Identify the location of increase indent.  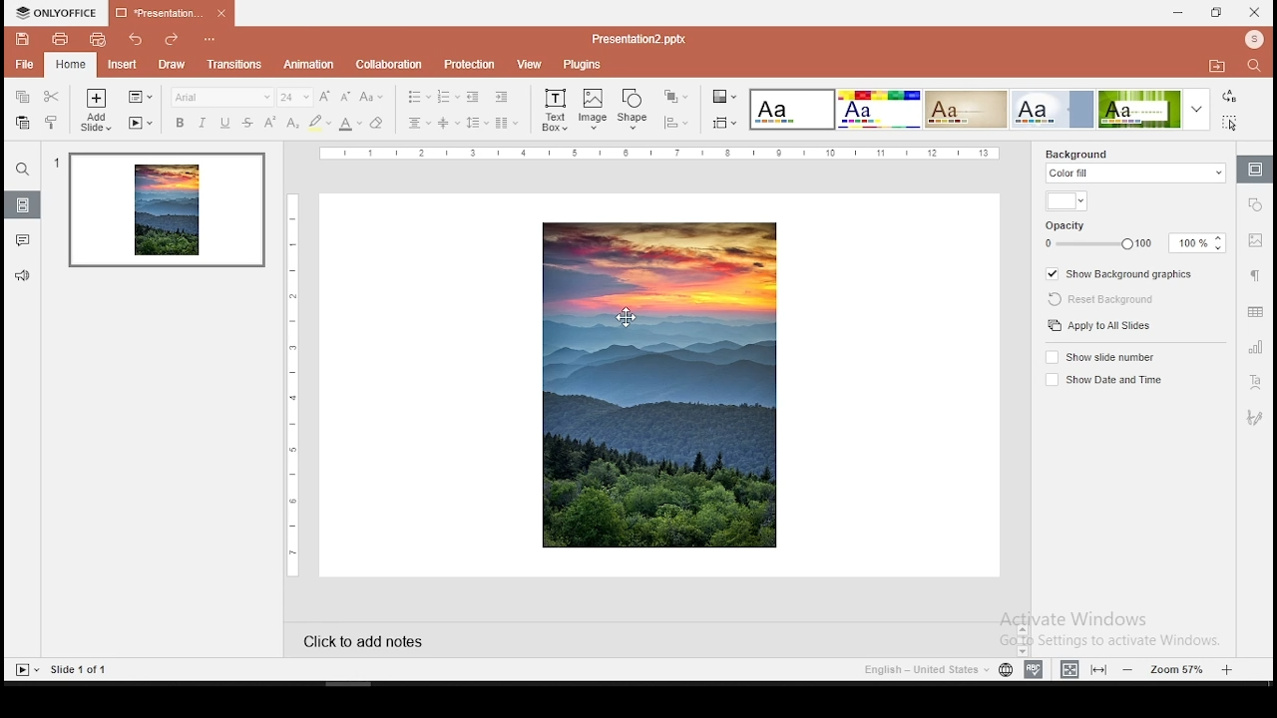
(501, 96).